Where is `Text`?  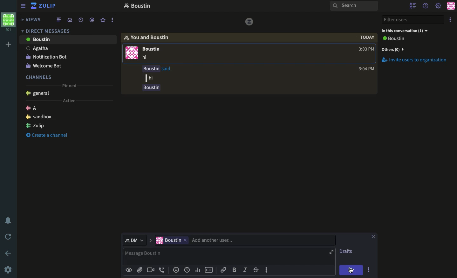 Text is located at coordinates (146, 58).